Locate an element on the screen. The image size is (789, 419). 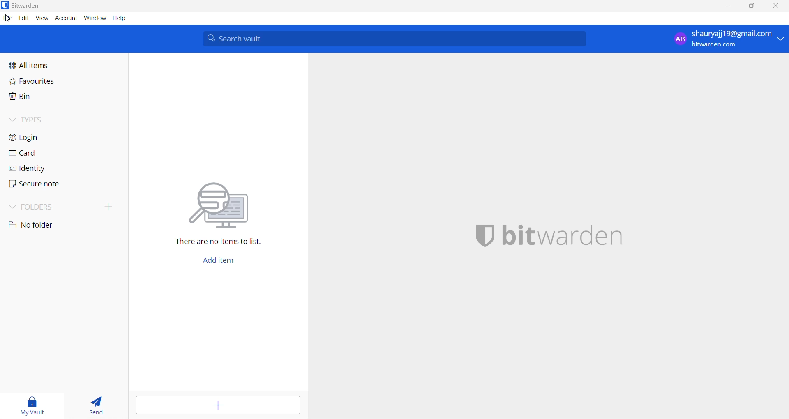
send is located at coordinates (99, 405).